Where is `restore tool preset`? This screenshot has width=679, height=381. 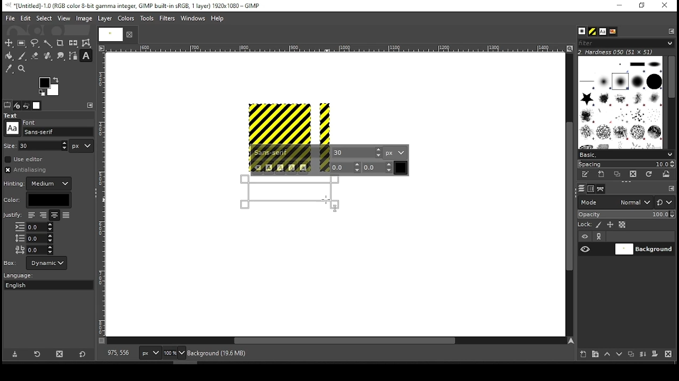
restore tool preset is located at coordinates (38, 353).